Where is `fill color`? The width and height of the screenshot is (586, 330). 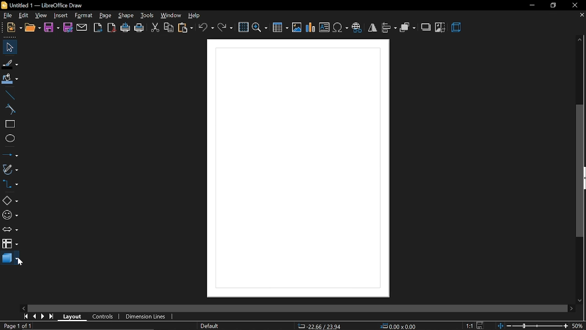
fill color is located at coordinates (11, 79).